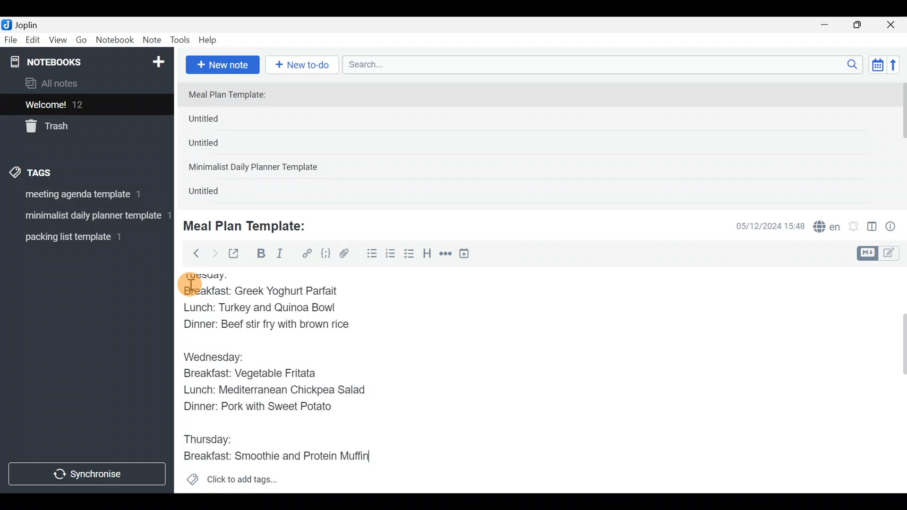 This screenshot has width=907, height=510. Describe the element at coordinates (279, 391) in the screenshot. I see `Lunch: Mediterranean Chickpea Salad` at that location.